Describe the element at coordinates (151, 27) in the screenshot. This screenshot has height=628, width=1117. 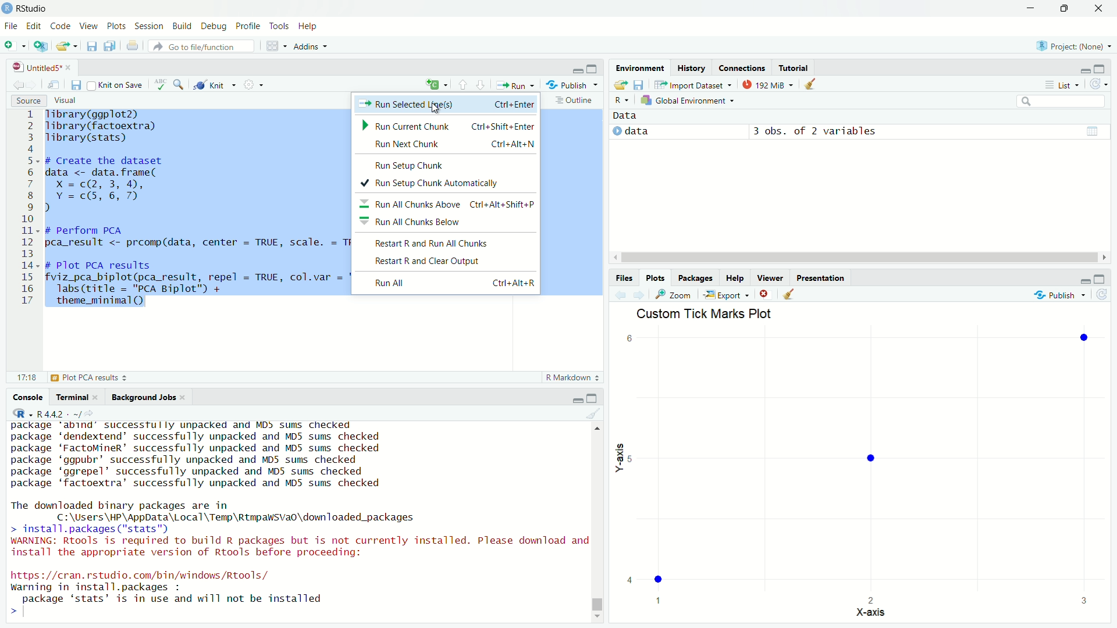
I see `Session` at that location.